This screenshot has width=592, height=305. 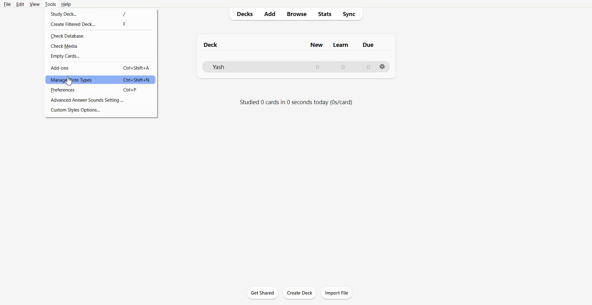 I want to click on Cursor, so click(x=68, y=81).